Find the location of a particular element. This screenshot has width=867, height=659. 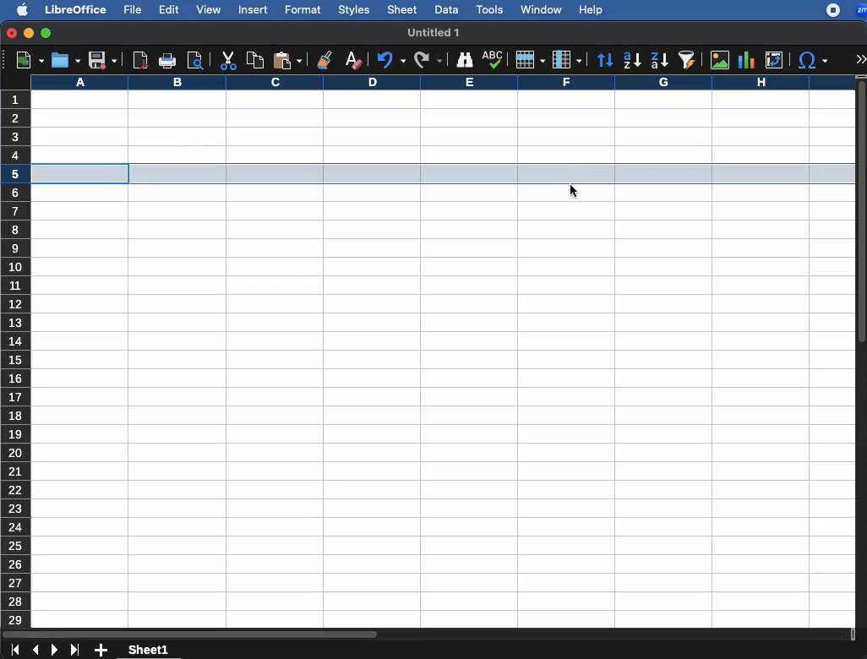

descending is located at coordinates (659, 60).